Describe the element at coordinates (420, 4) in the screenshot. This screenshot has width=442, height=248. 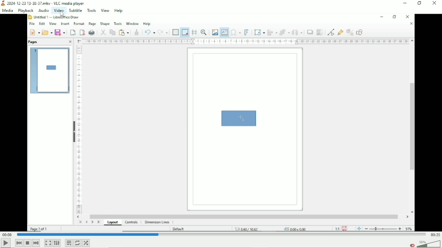
I see `Restore down` at that location.